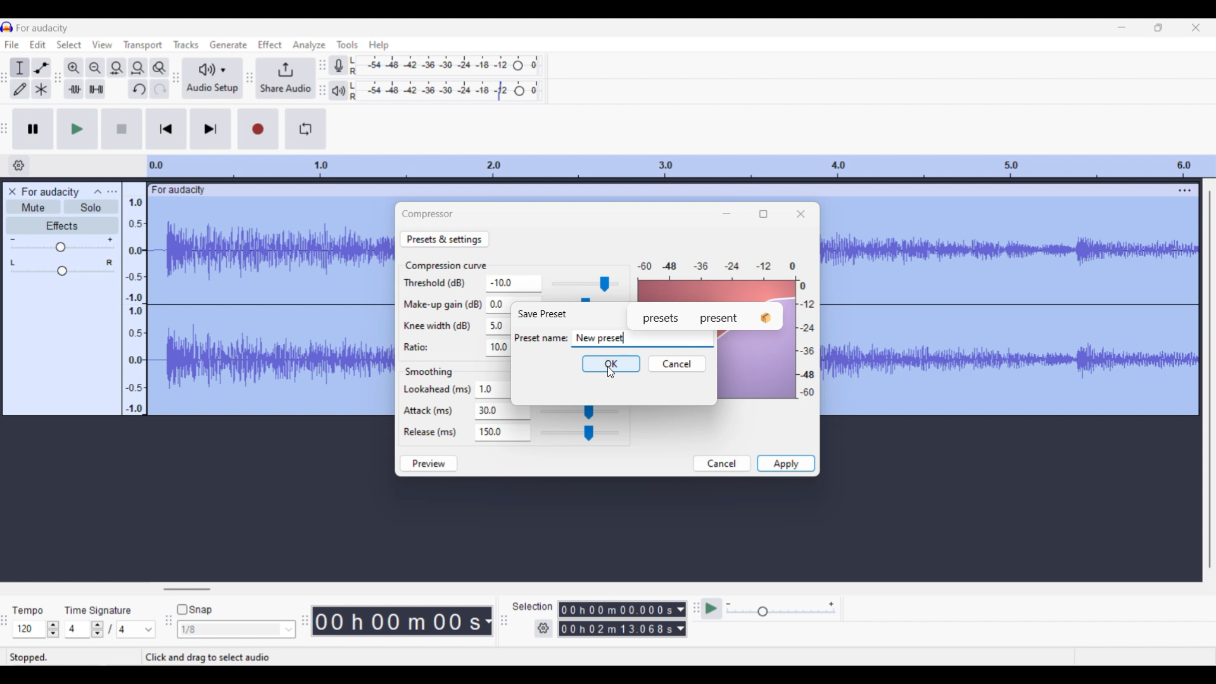 The image size is (1216, 684). I want to click on Solo, so click(91, 207).